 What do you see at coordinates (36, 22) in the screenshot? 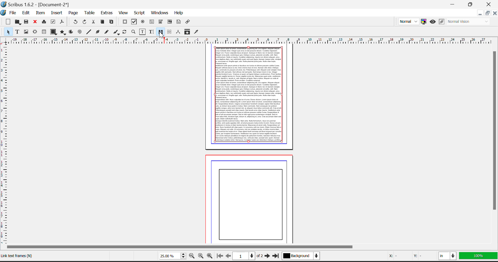
I see `Discard` at bounding box center [36, 22].